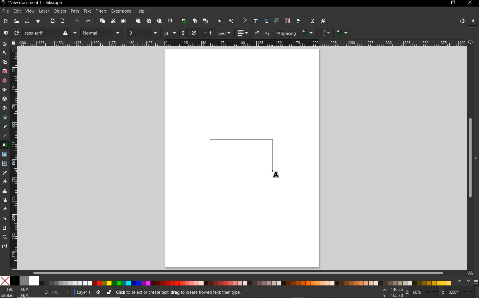  Describe the element at coordinates (5, 246) in the screenshot. I see `pages tool` at that location.